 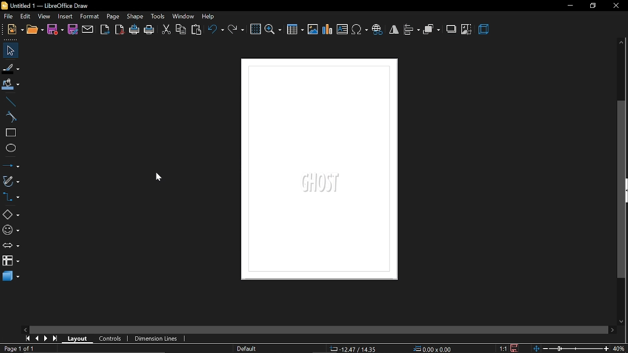 I want to click on libreoffice draw logo, so click(x=4, y=5).